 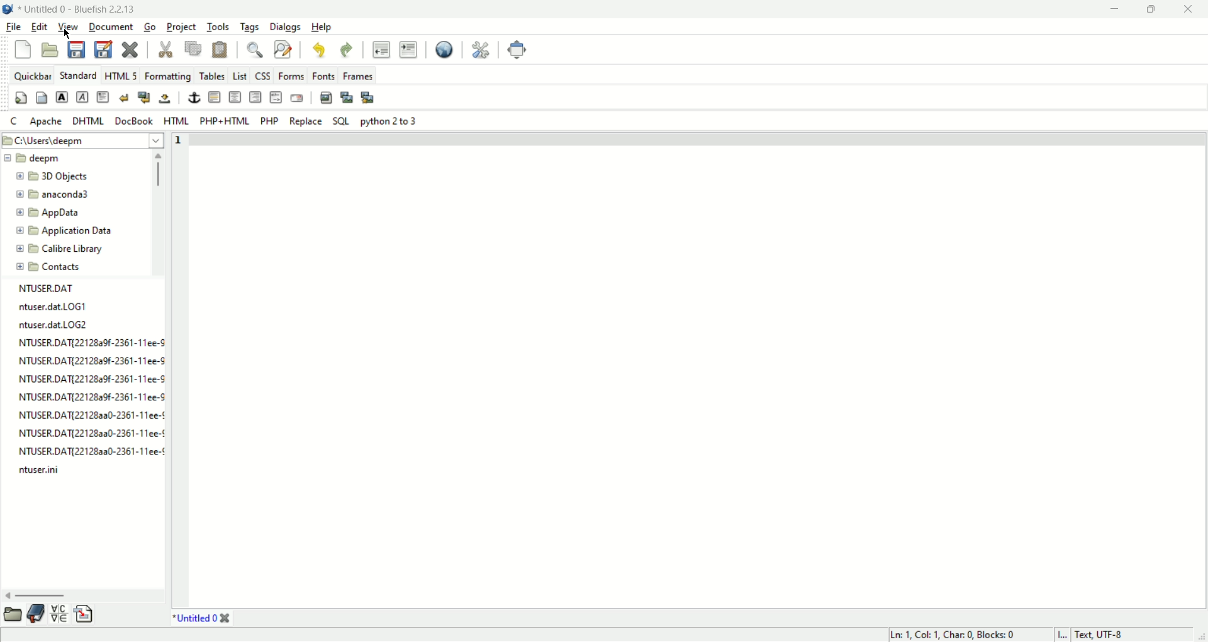 I want to click on undo , so click(x=318, y=50).